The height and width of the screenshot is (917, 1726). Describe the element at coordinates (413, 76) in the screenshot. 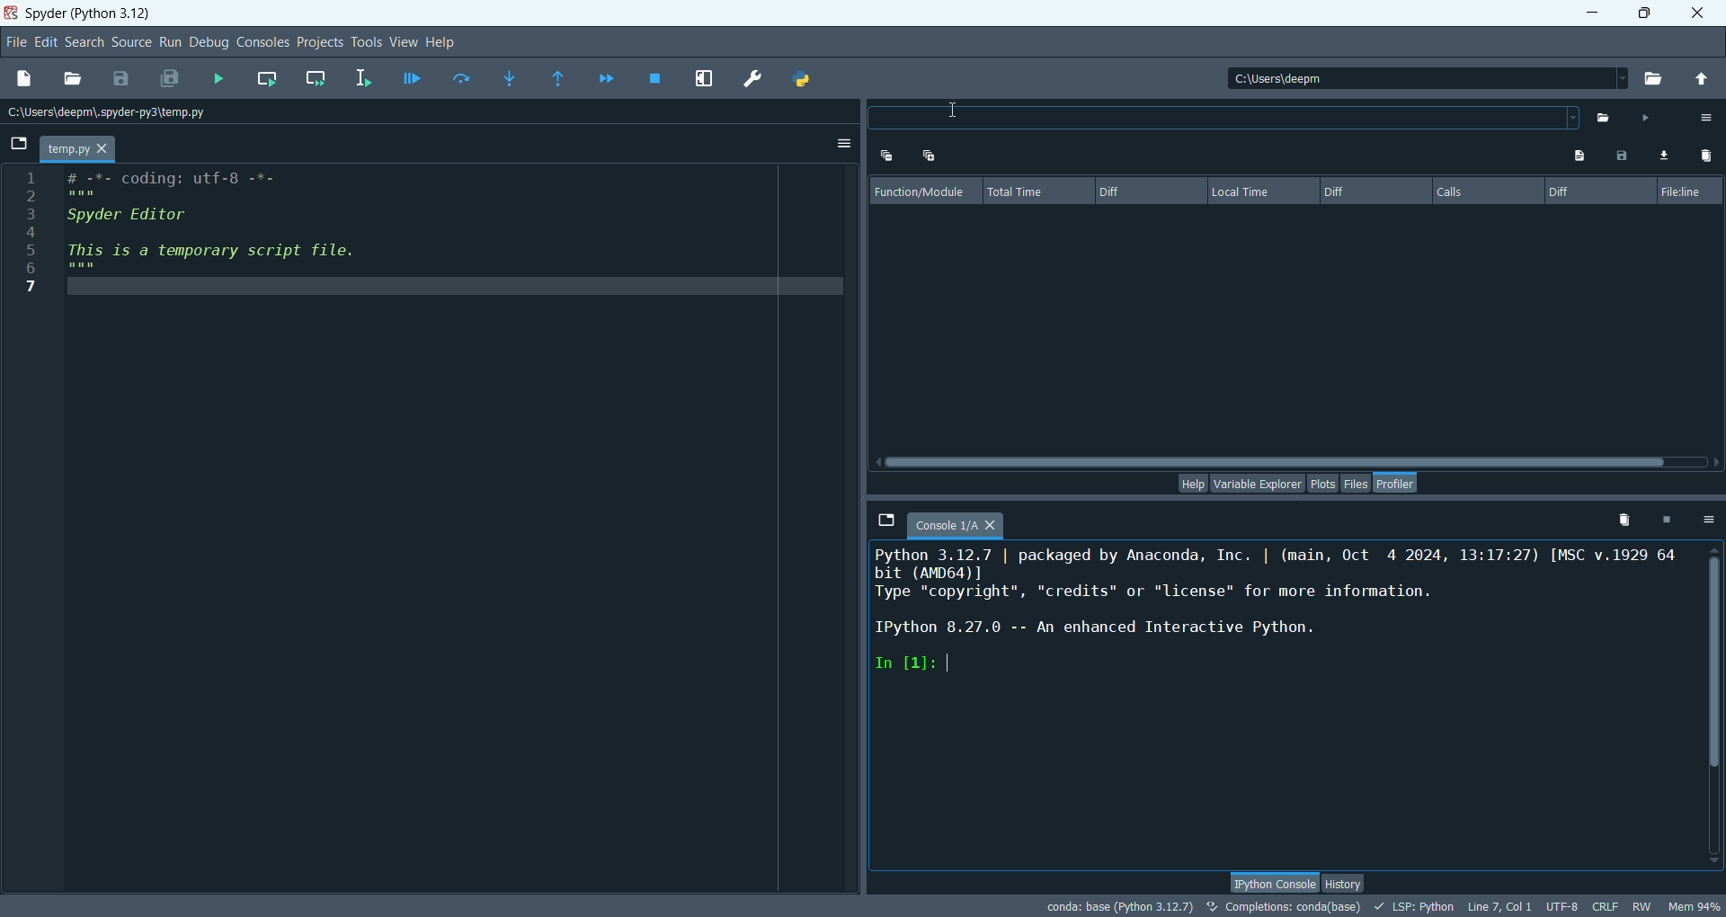

I see `debug files` at that location.